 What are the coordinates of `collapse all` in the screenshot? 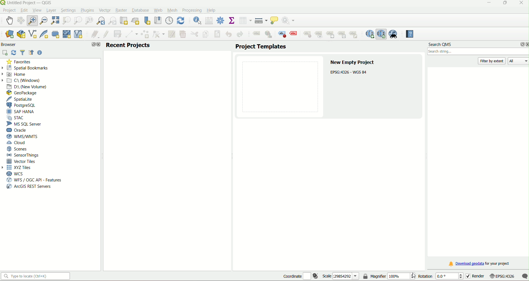 It's located at (32, 53).